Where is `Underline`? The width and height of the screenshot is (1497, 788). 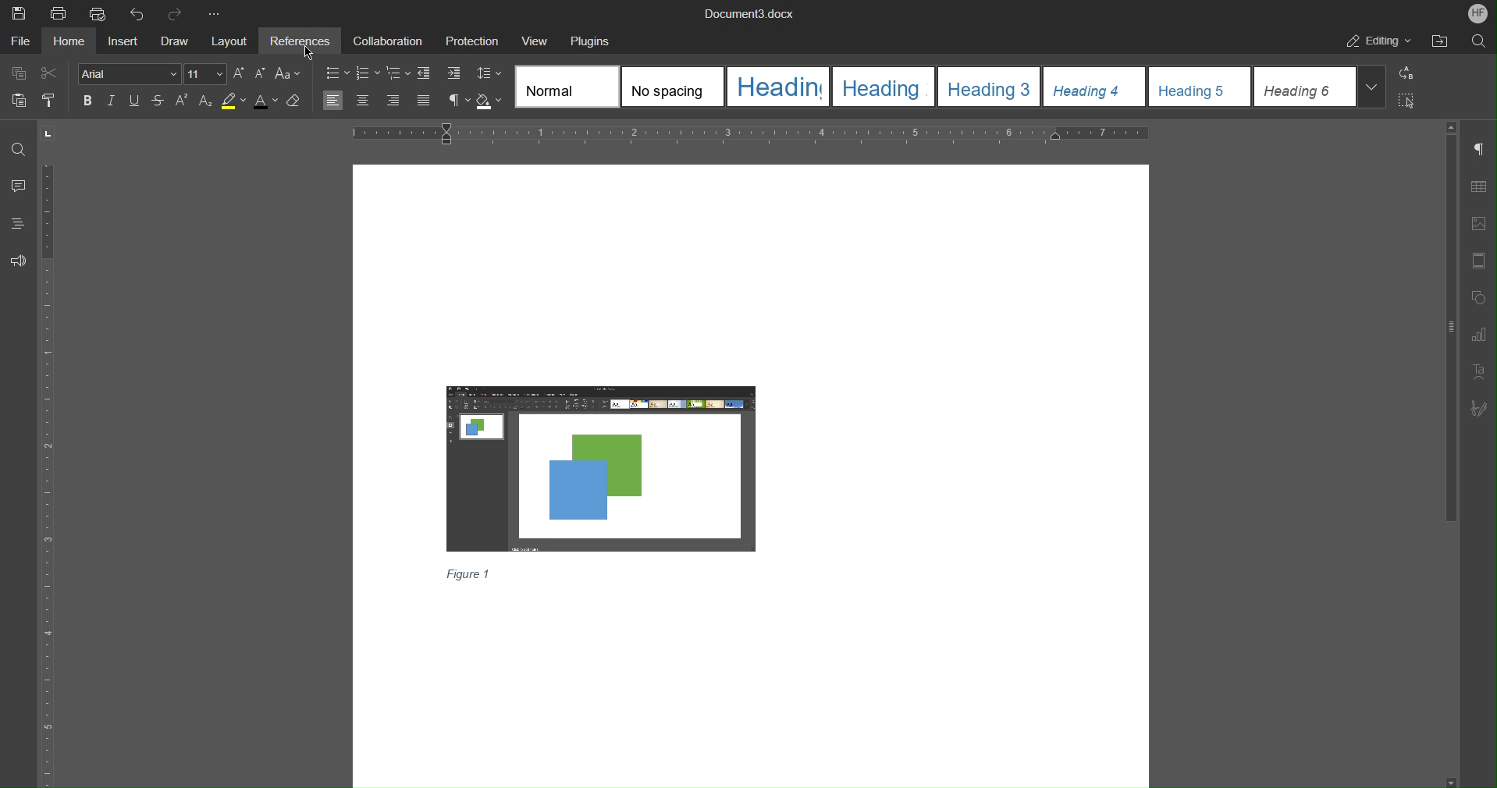 Underline is located at coordinates (135, 101).